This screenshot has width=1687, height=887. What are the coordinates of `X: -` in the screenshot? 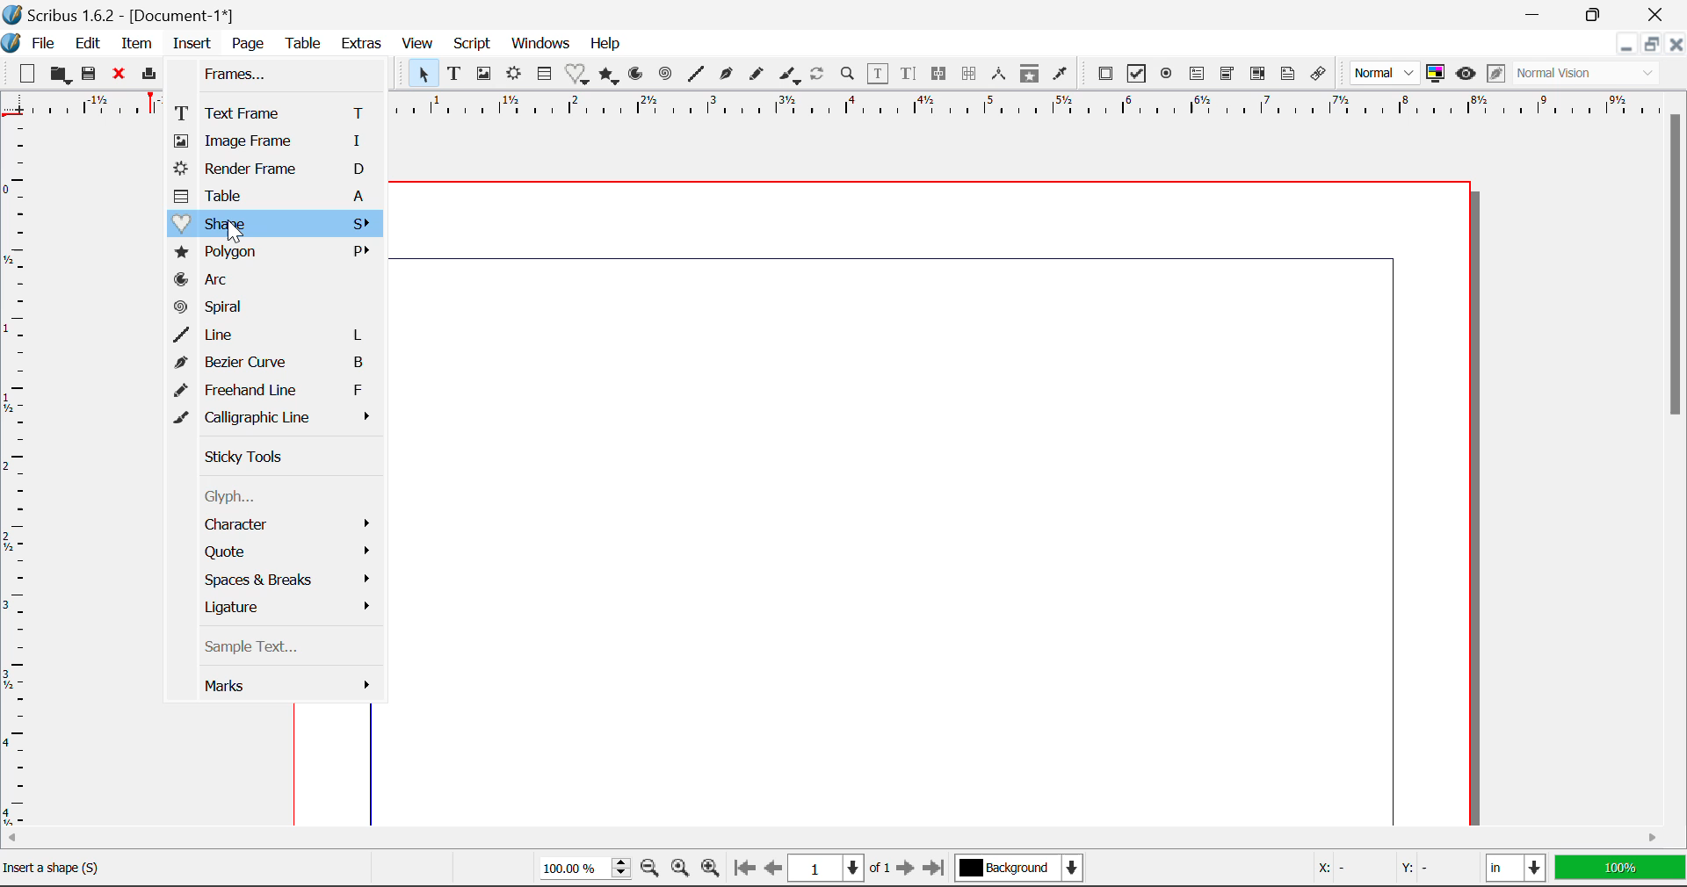 It's located at (1348, 865).